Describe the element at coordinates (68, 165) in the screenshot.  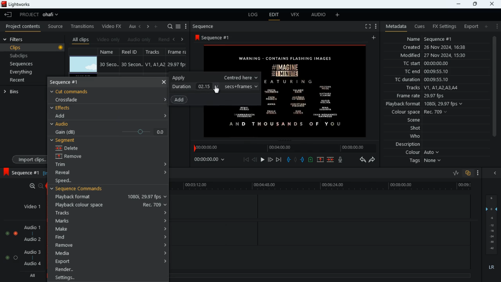
I see `trim` at that location.